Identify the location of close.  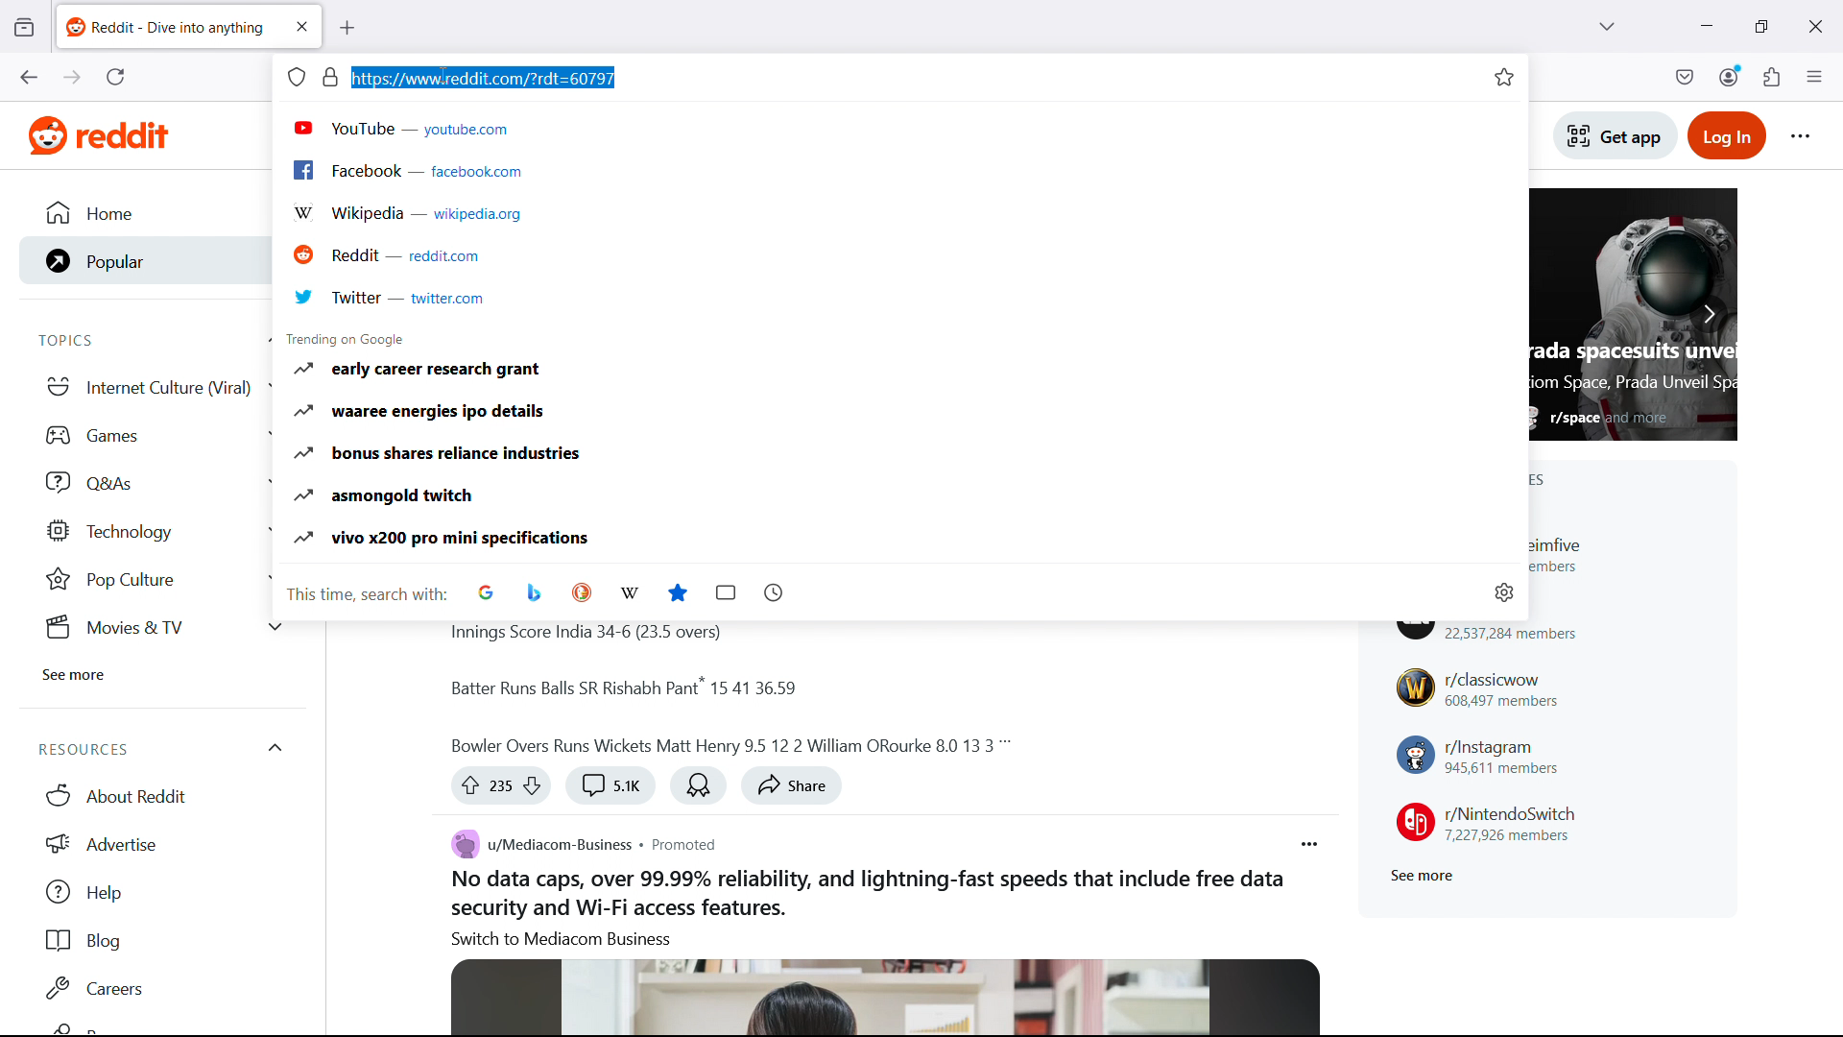
(1812, 24).